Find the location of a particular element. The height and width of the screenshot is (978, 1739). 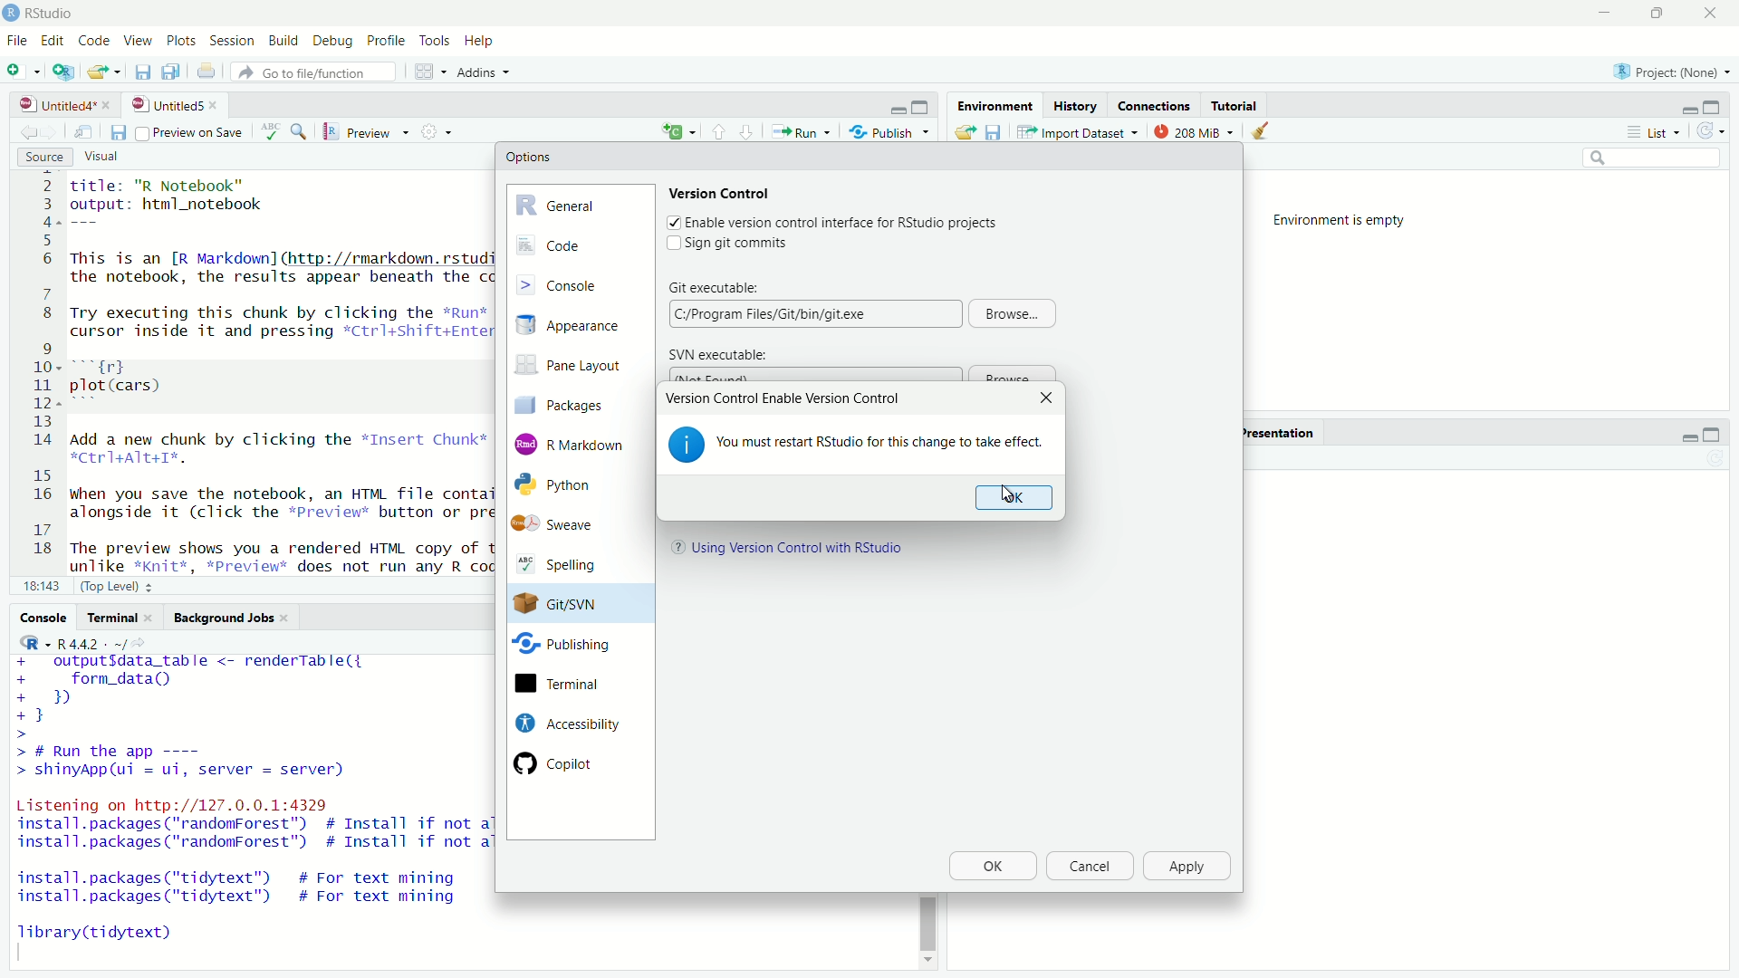

vertical scrollbar is located at coordinates (927, 923).